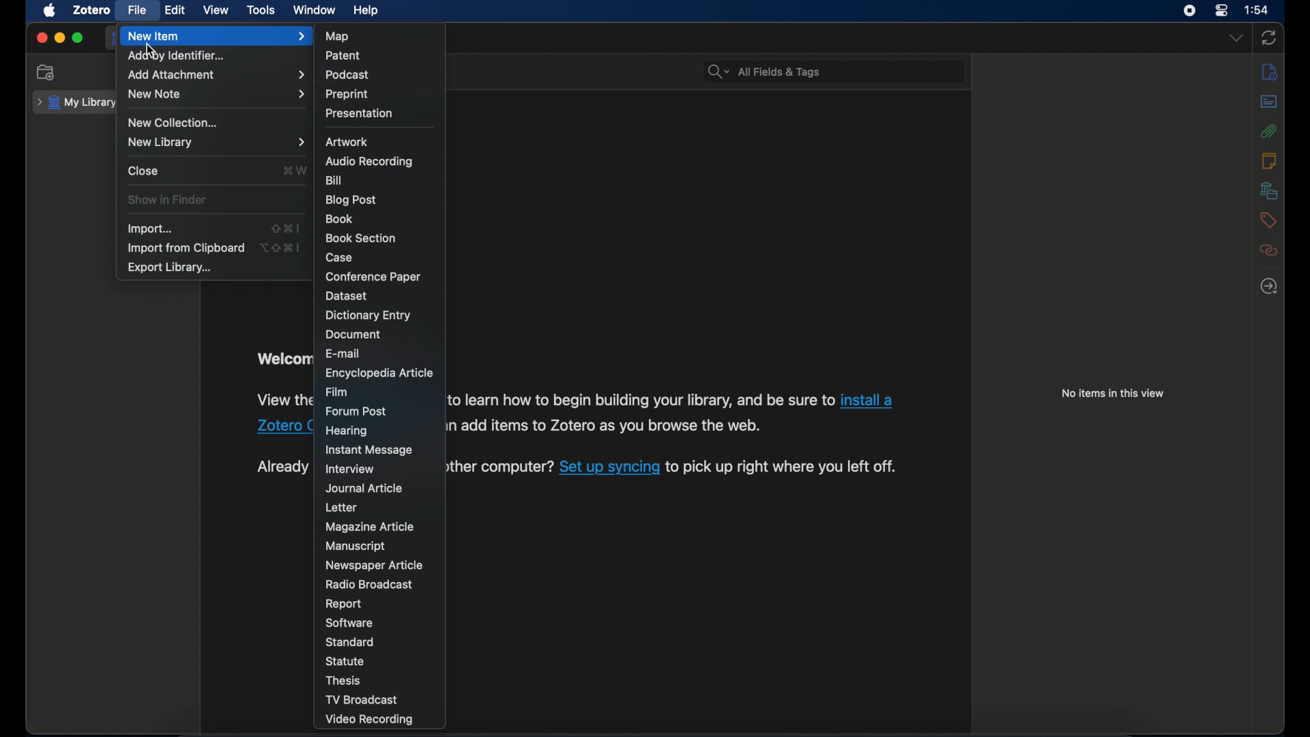 The image size is (1310, 737). Describe the element at coordinates (351, 200) in the screenshot. I see `blog post` at that location.